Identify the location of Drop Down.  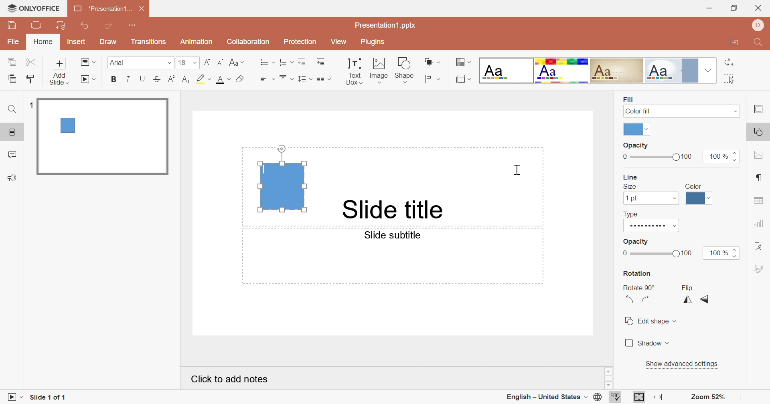
(709, 71).